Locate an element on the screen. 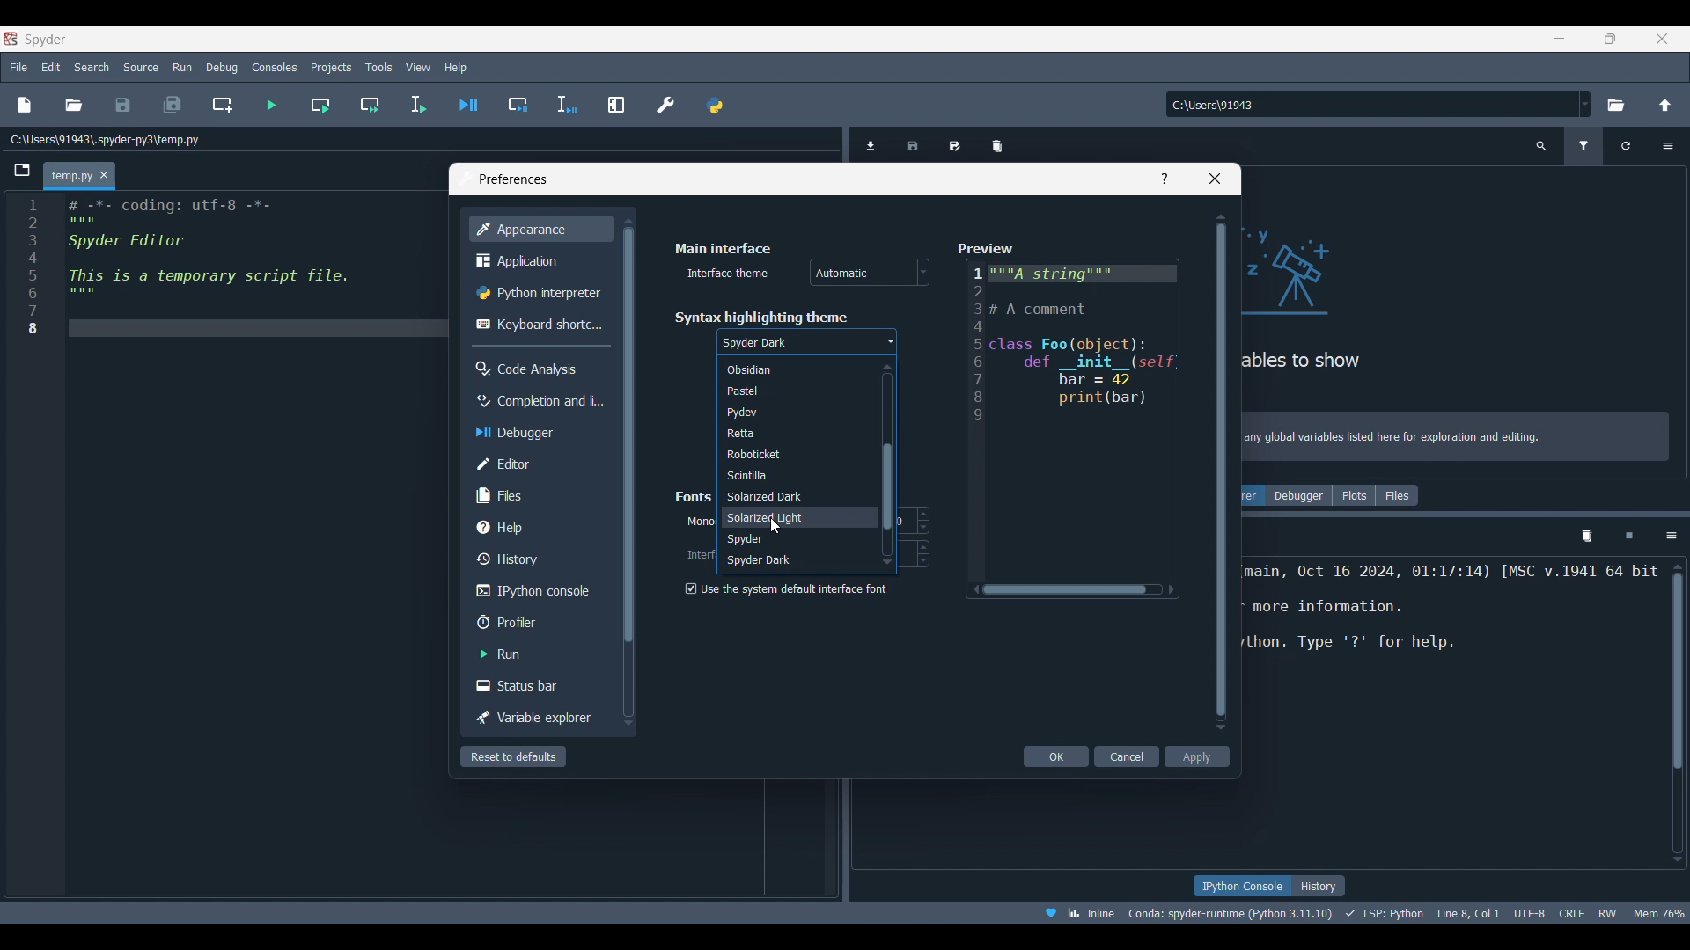  Section title is located at coordinates (724, 248).